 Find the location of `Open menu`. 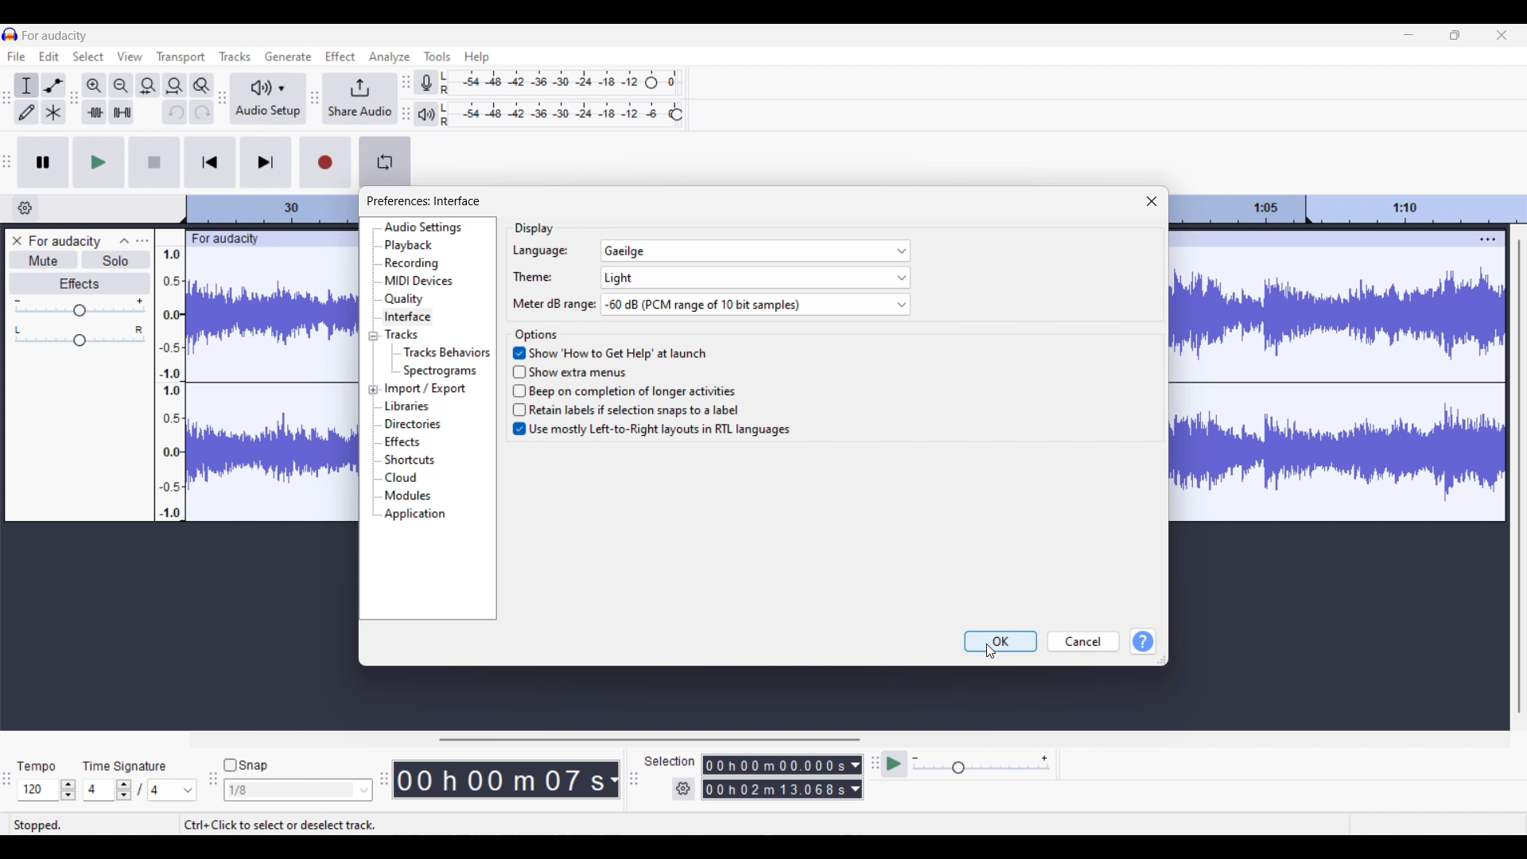

Open menu is located at coordinates (142, 242).